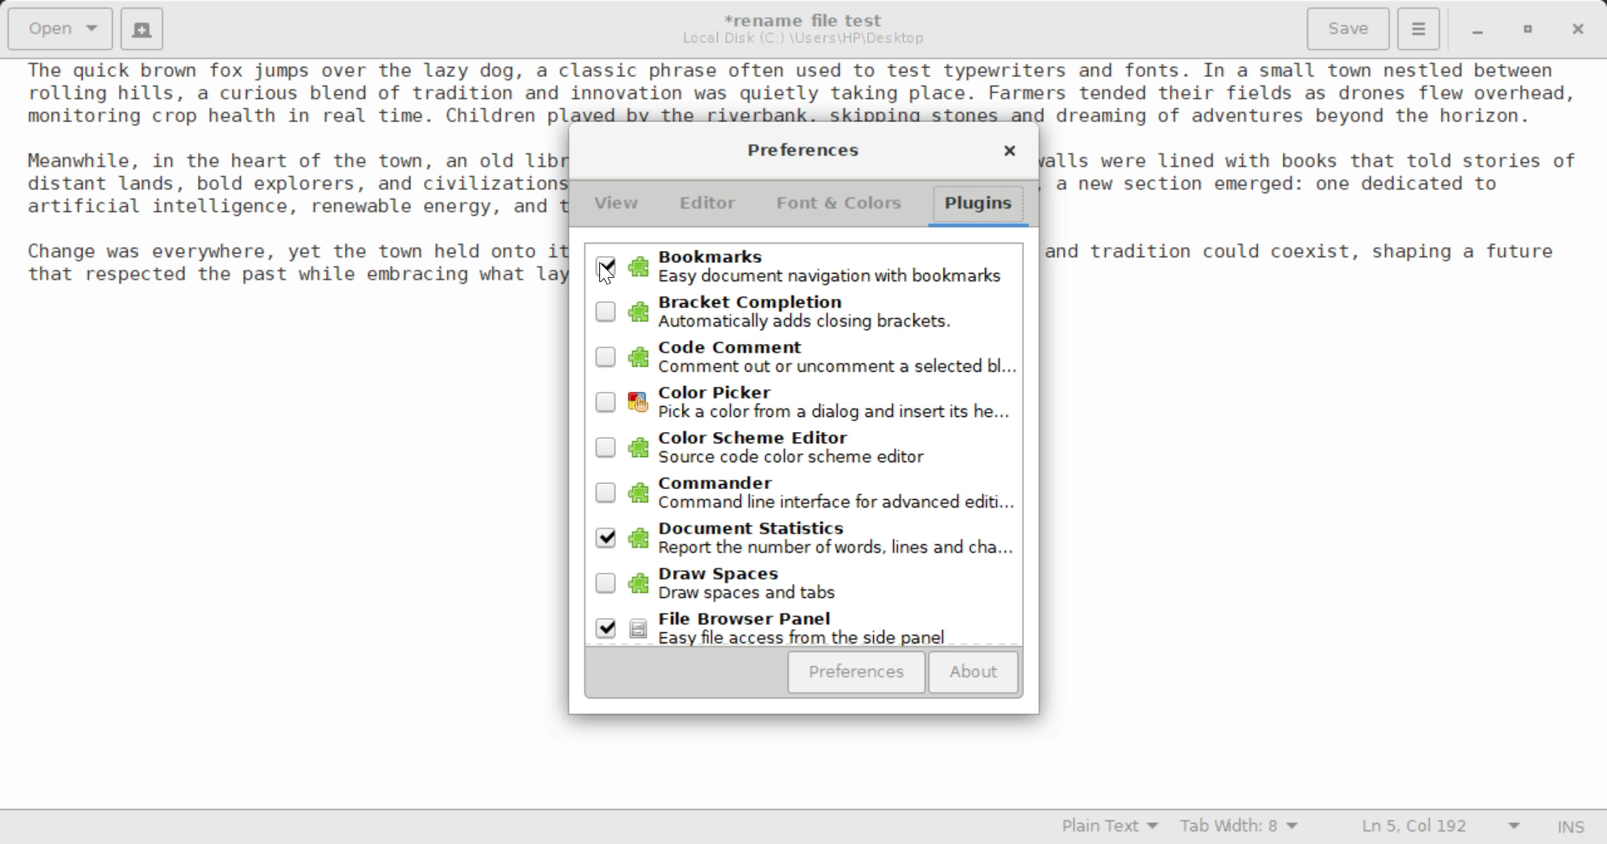 The height and width of the screenshot is (844, 1607). What do you see at coordinates (803, 449) in the screenshot?
I see `Unselected Color Scheme Editor Plugin` at bounding box center [803, 449].